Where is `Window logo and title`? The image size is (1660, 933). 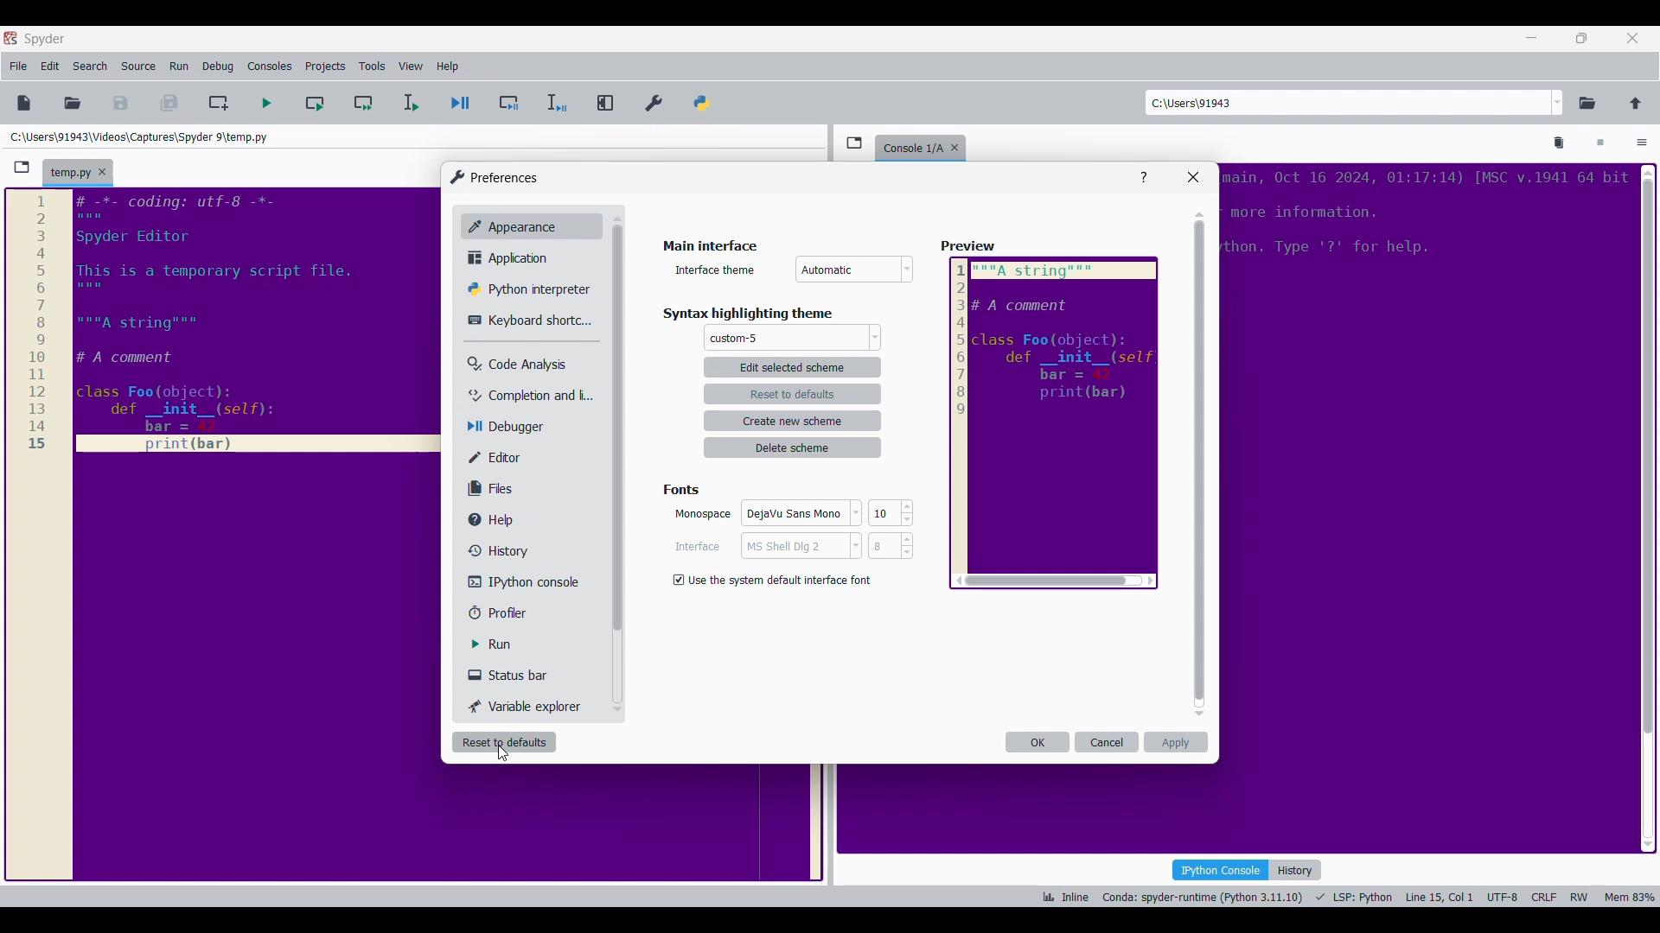
Window logo and title is located at coordinates (495, 176).